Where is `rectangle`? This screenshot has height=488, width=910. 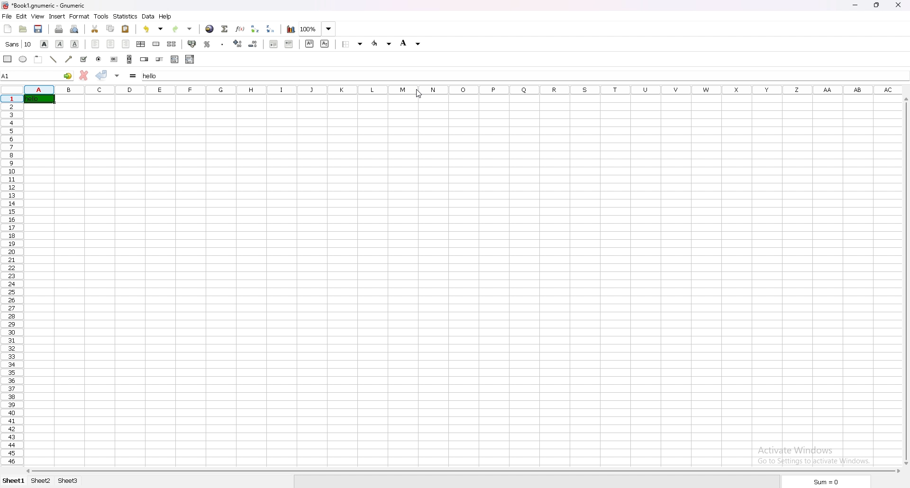
rectangle is located at coordinates (9, 59).